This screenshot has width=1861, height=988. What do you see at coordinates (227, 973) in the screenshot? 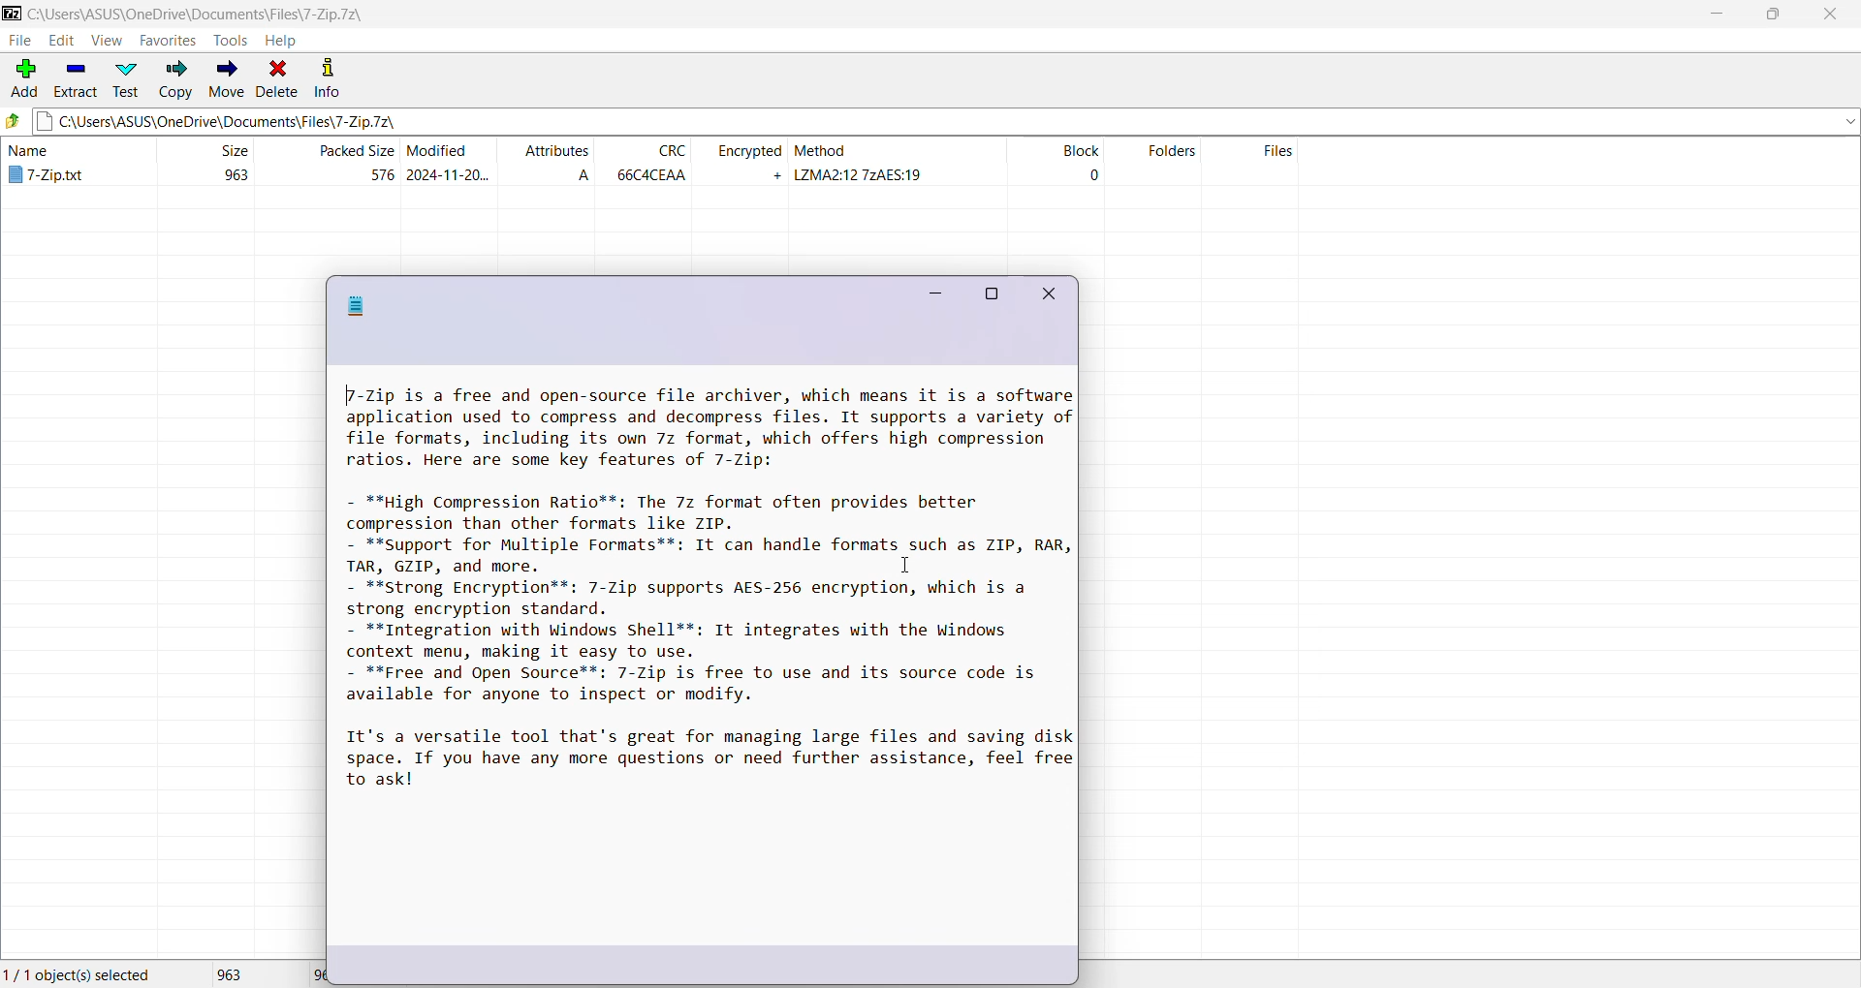
I see `Total size of the selected file` at bounding box center [227, 973].